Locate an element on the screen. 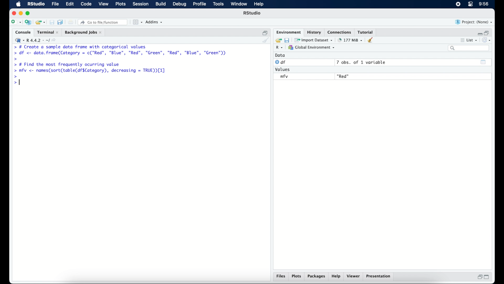  values is located at coordinates (284, 70).